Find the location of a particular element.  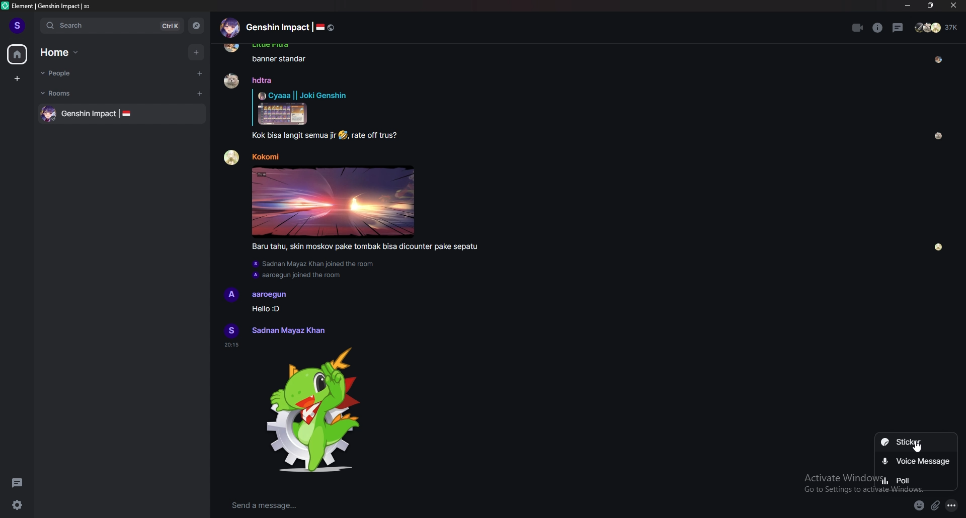

hdtra is located at coordinates (262, 80).